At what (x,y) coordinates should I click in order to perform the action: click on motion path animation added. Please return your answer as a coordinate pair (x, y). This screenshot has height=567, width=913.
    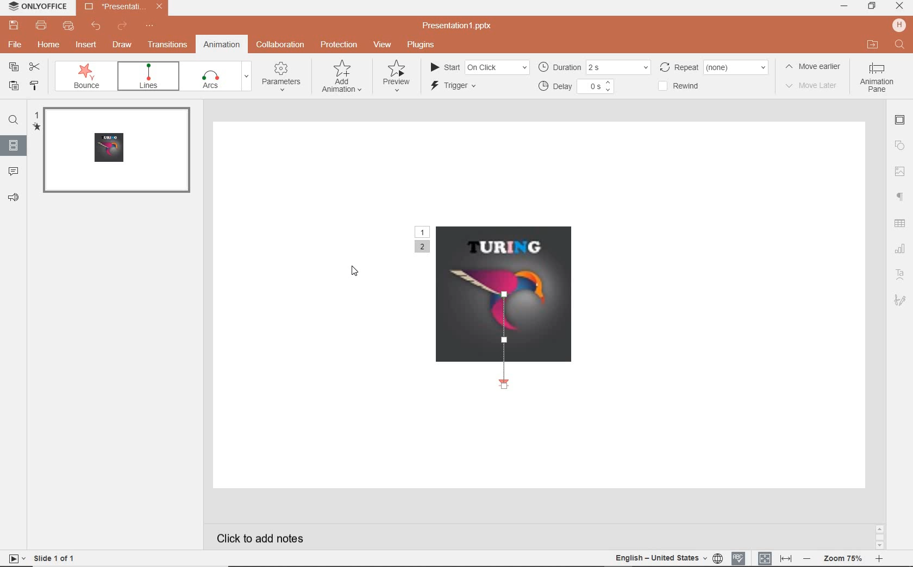
    Looking at the image, I should click on (496, 302).